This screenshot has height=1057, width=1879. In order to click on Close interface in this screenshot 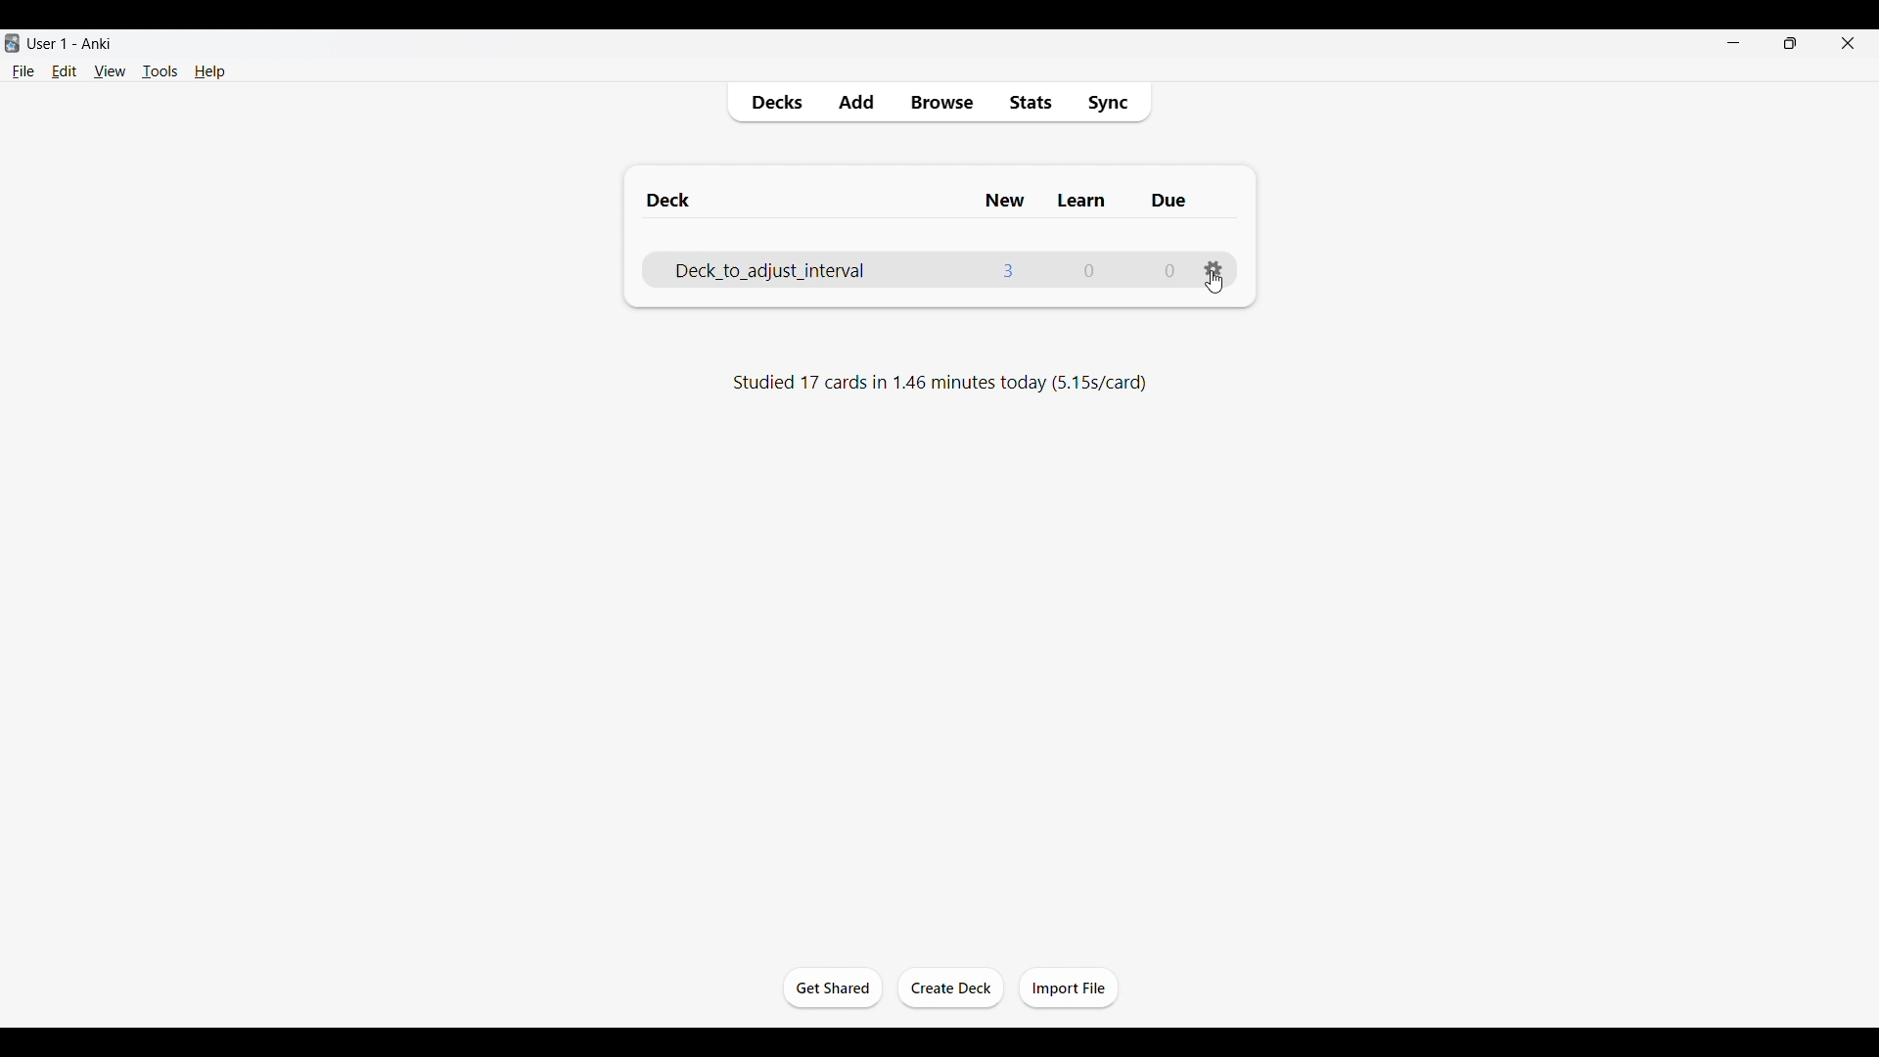, I will do `click(1848, 43)`.